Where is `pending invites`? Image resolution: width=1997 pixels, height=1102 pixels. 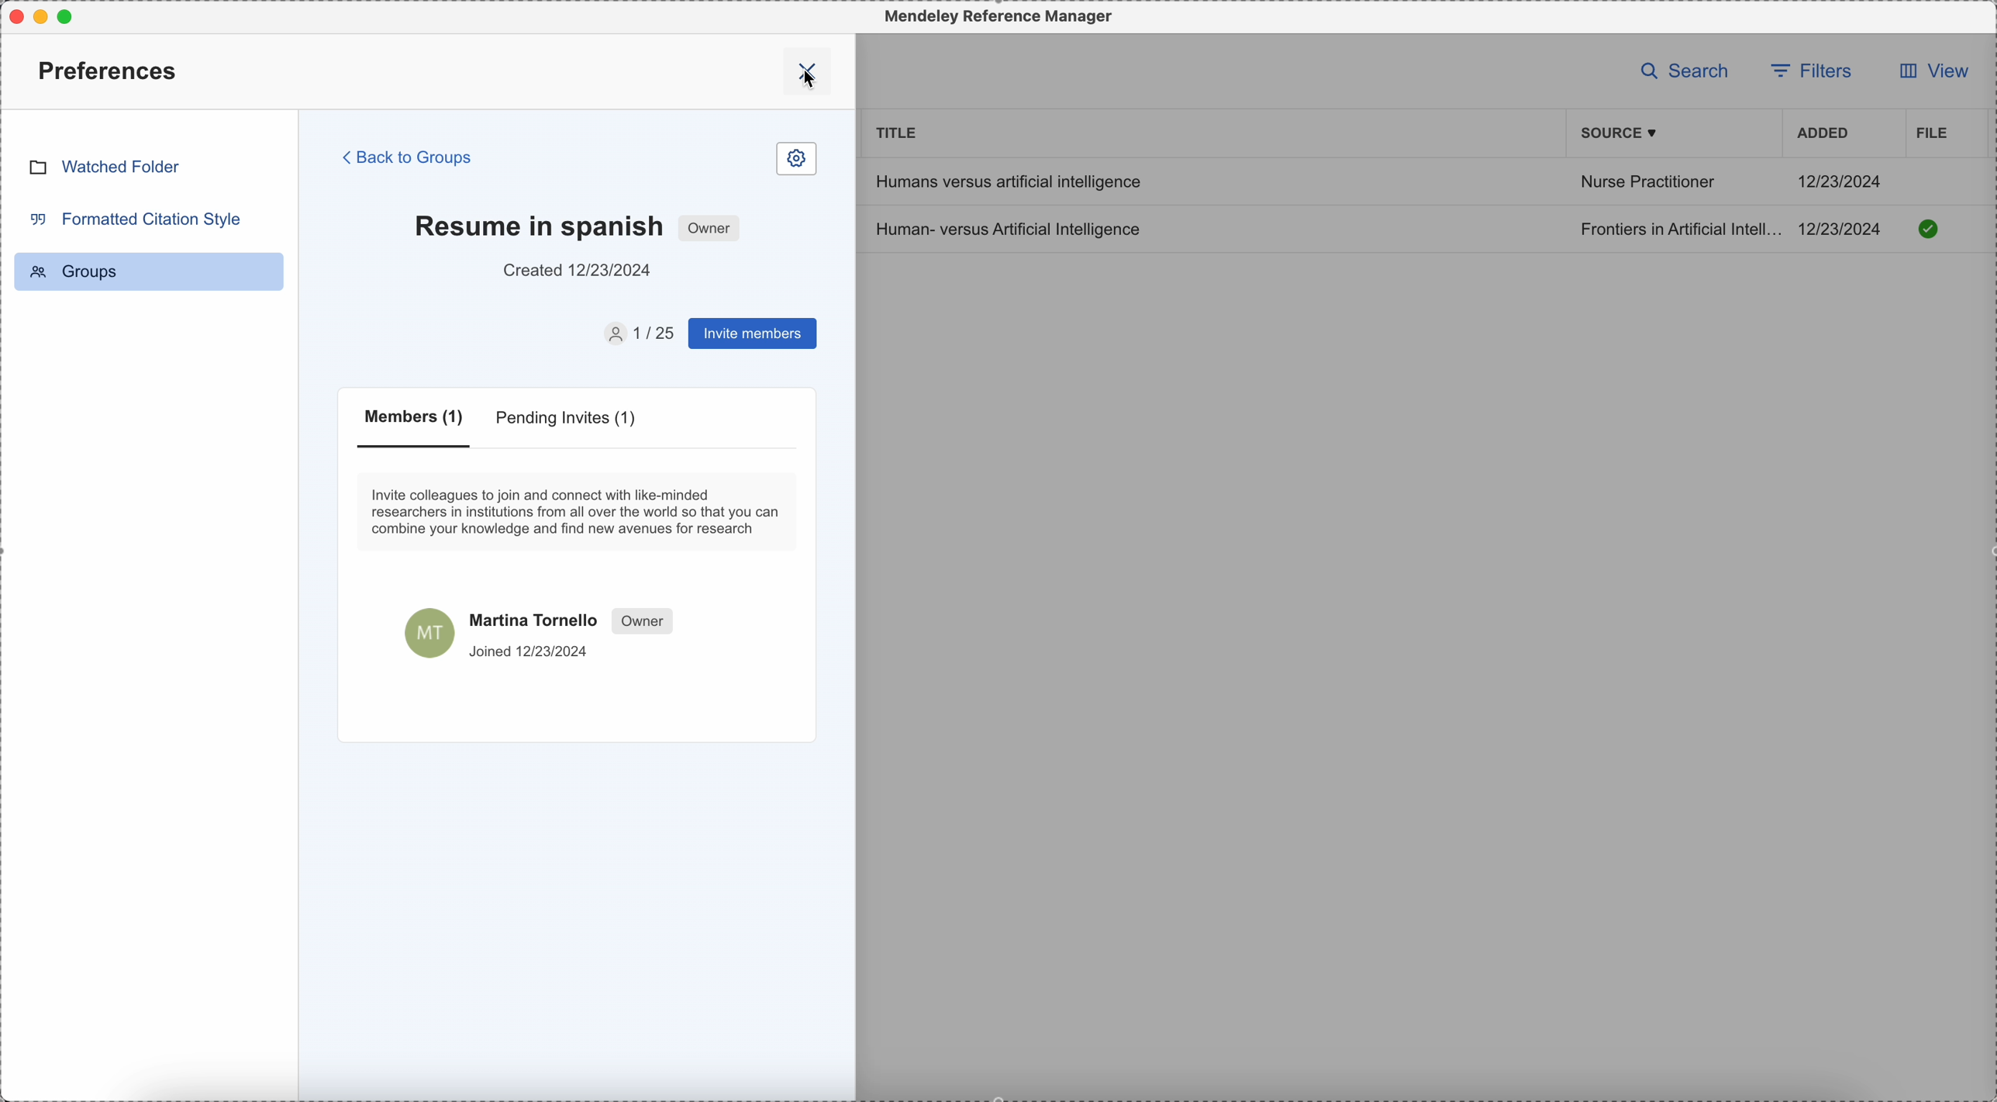
pending invites is located at coordinates (569, 421).